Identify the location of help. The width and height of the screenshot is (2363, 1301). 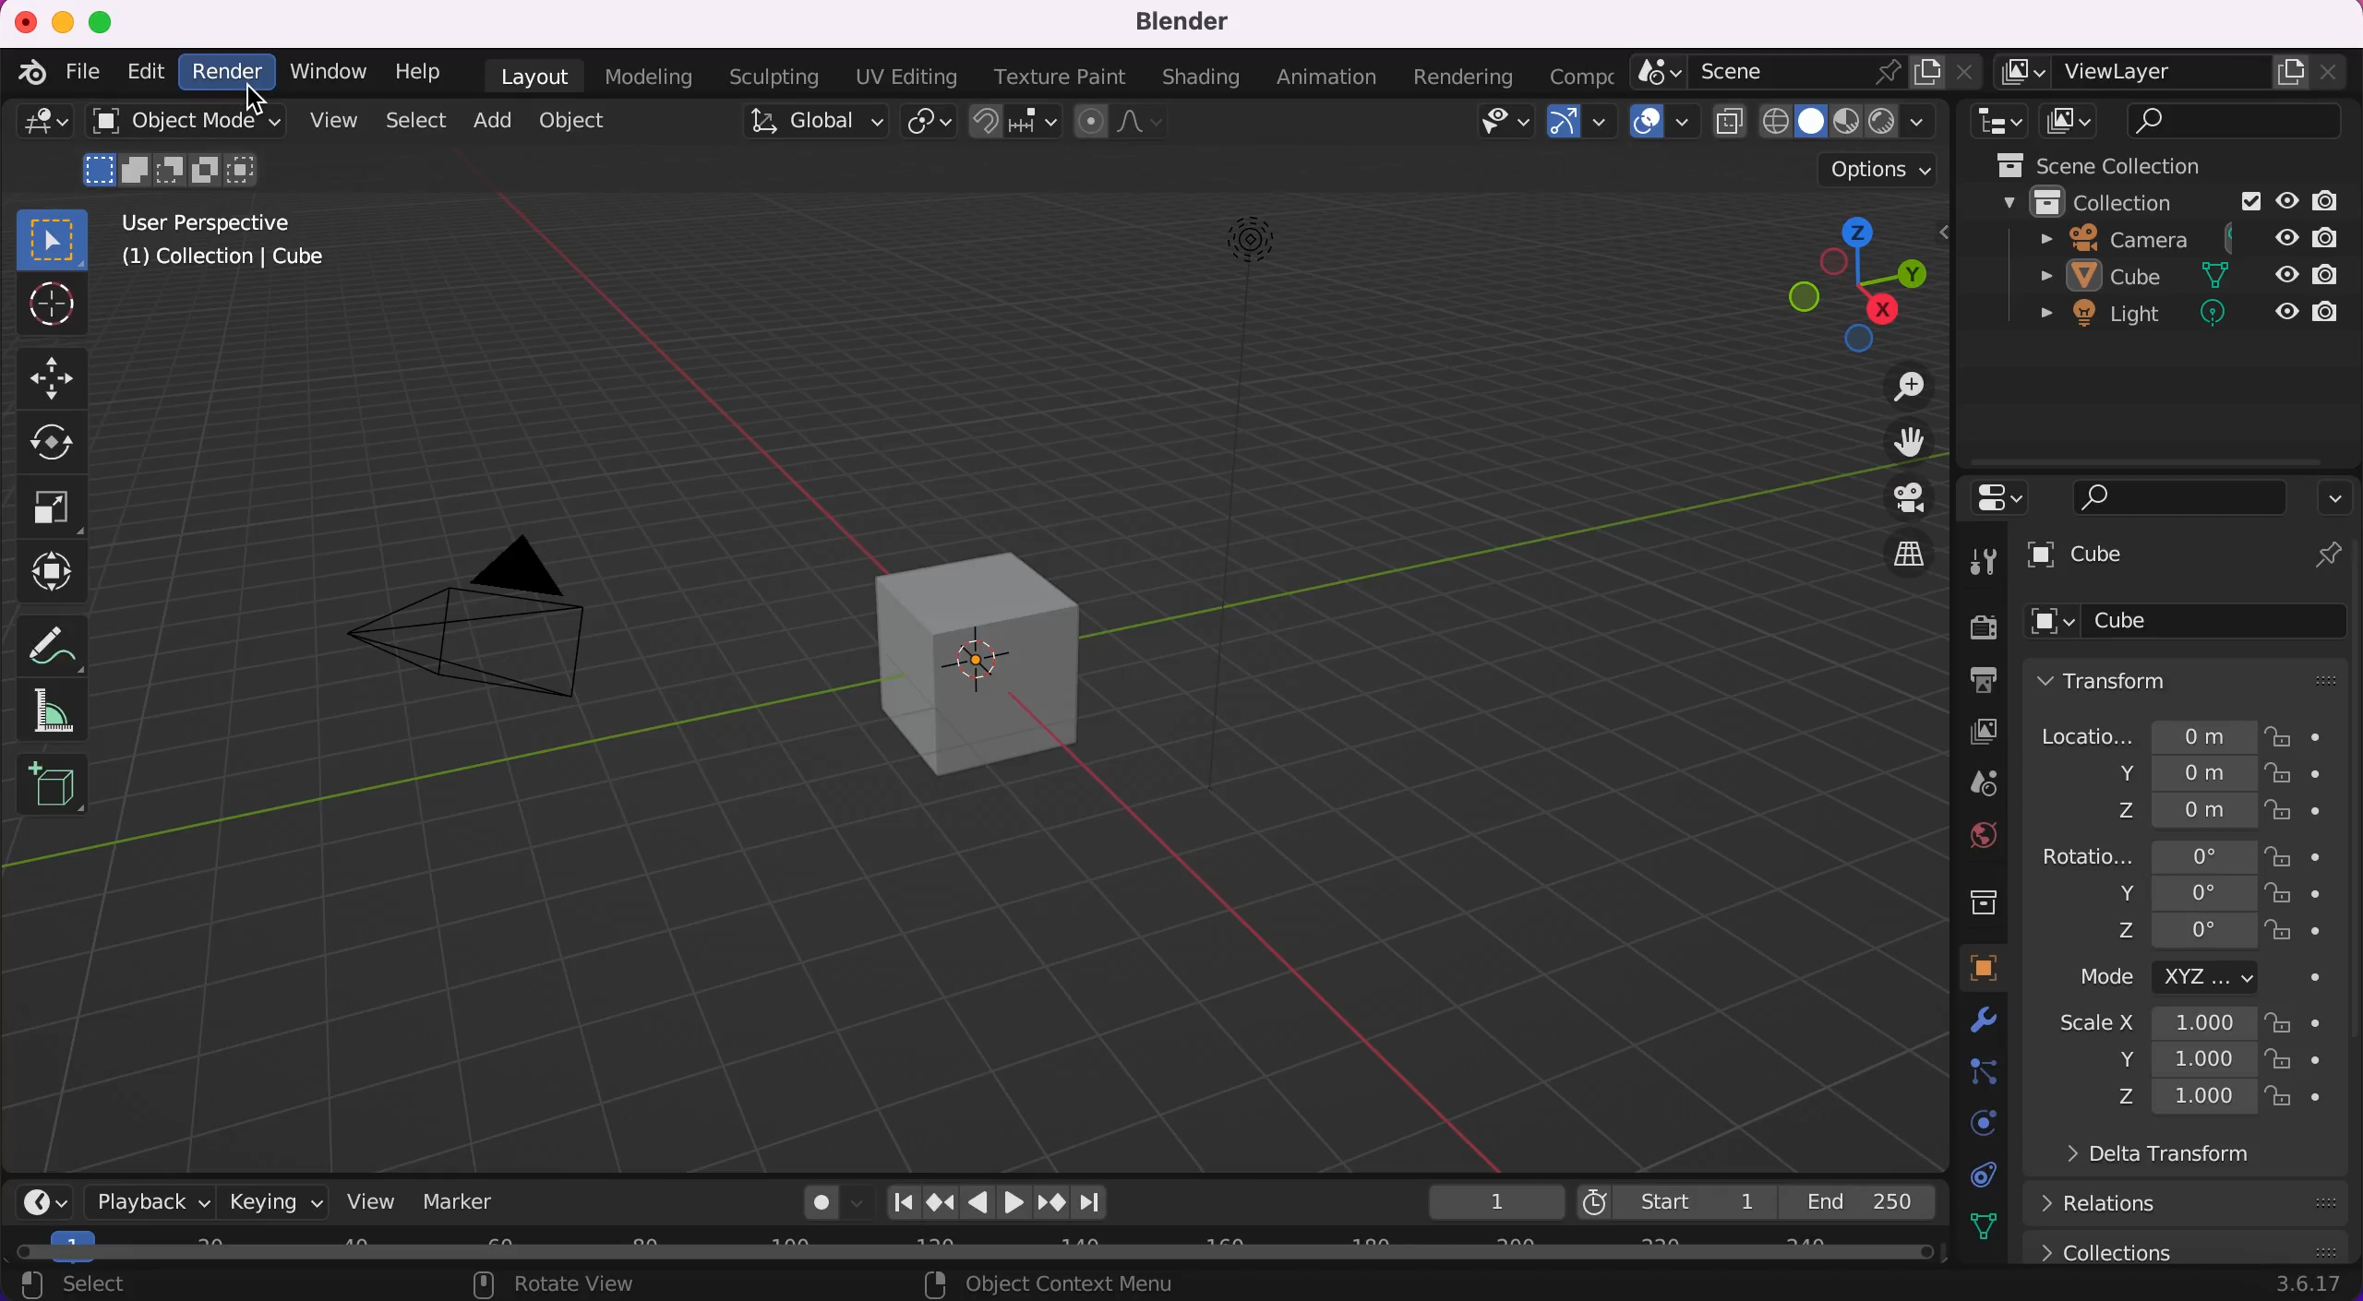
(411, 76).